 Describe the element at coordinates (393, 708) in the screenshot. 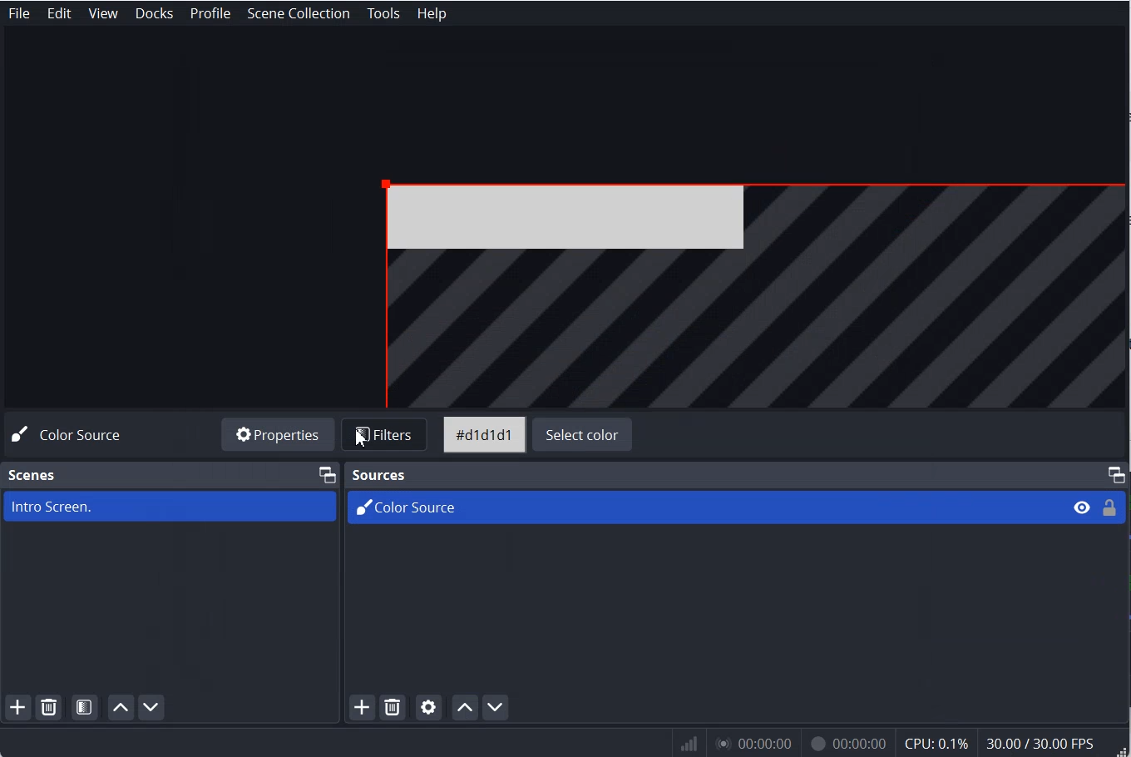

I see `Remove Selected Source` at that location.